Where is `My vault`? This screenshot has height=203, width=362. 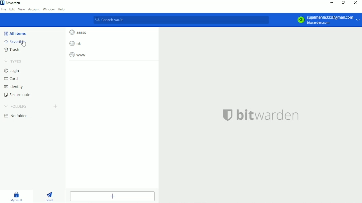
My vault is located at coordinates (17, 195).